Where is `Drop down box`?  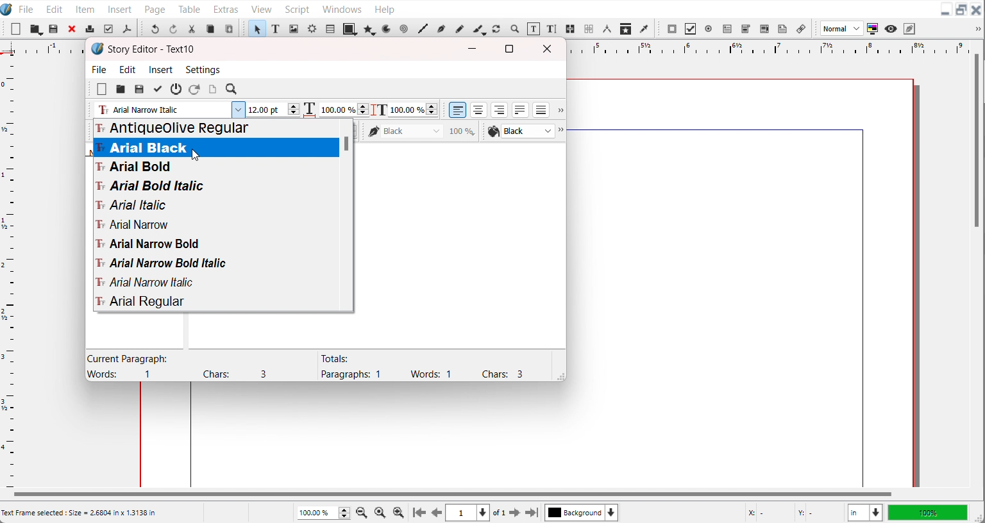
Drop down box is located at coordinates (562, 131).